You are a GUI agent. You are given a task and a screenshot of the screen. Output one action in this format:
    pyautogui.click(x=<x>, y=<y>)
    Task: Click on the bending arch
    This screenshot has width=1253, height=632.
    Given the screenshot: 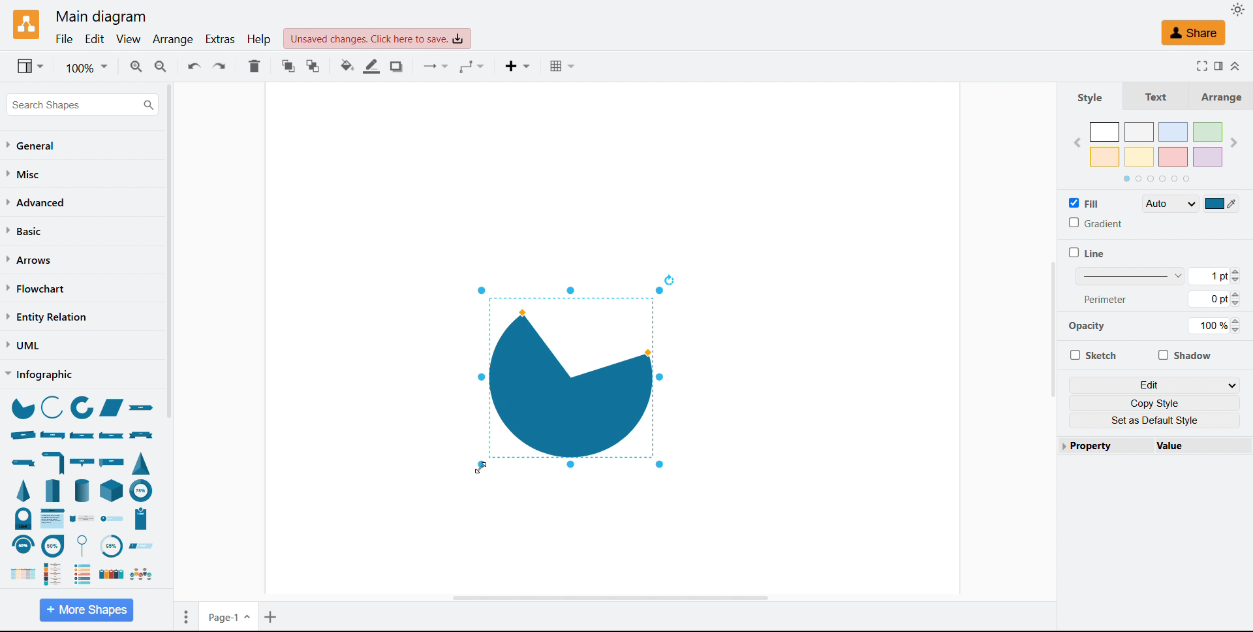 What is the action you would take?
    pyautogui.click(x=22, y=545)
    